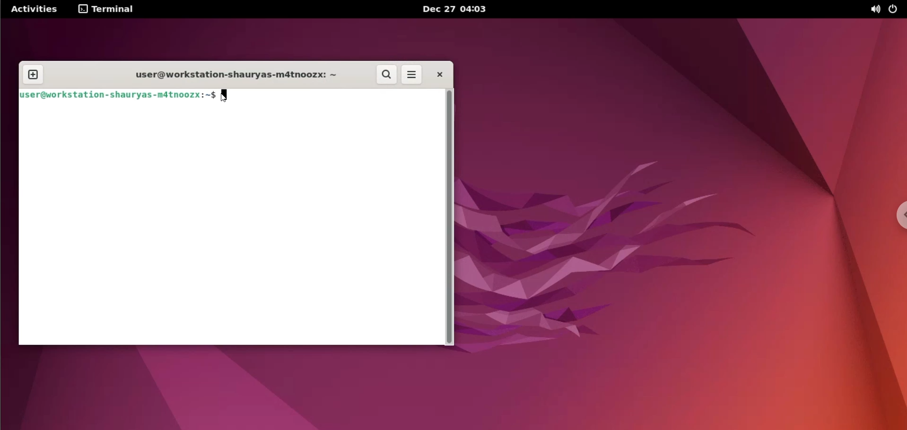  What do you see at coordinates (228, 97) in the screenshot?
I see `cursor` at bounding box center [228, 97].